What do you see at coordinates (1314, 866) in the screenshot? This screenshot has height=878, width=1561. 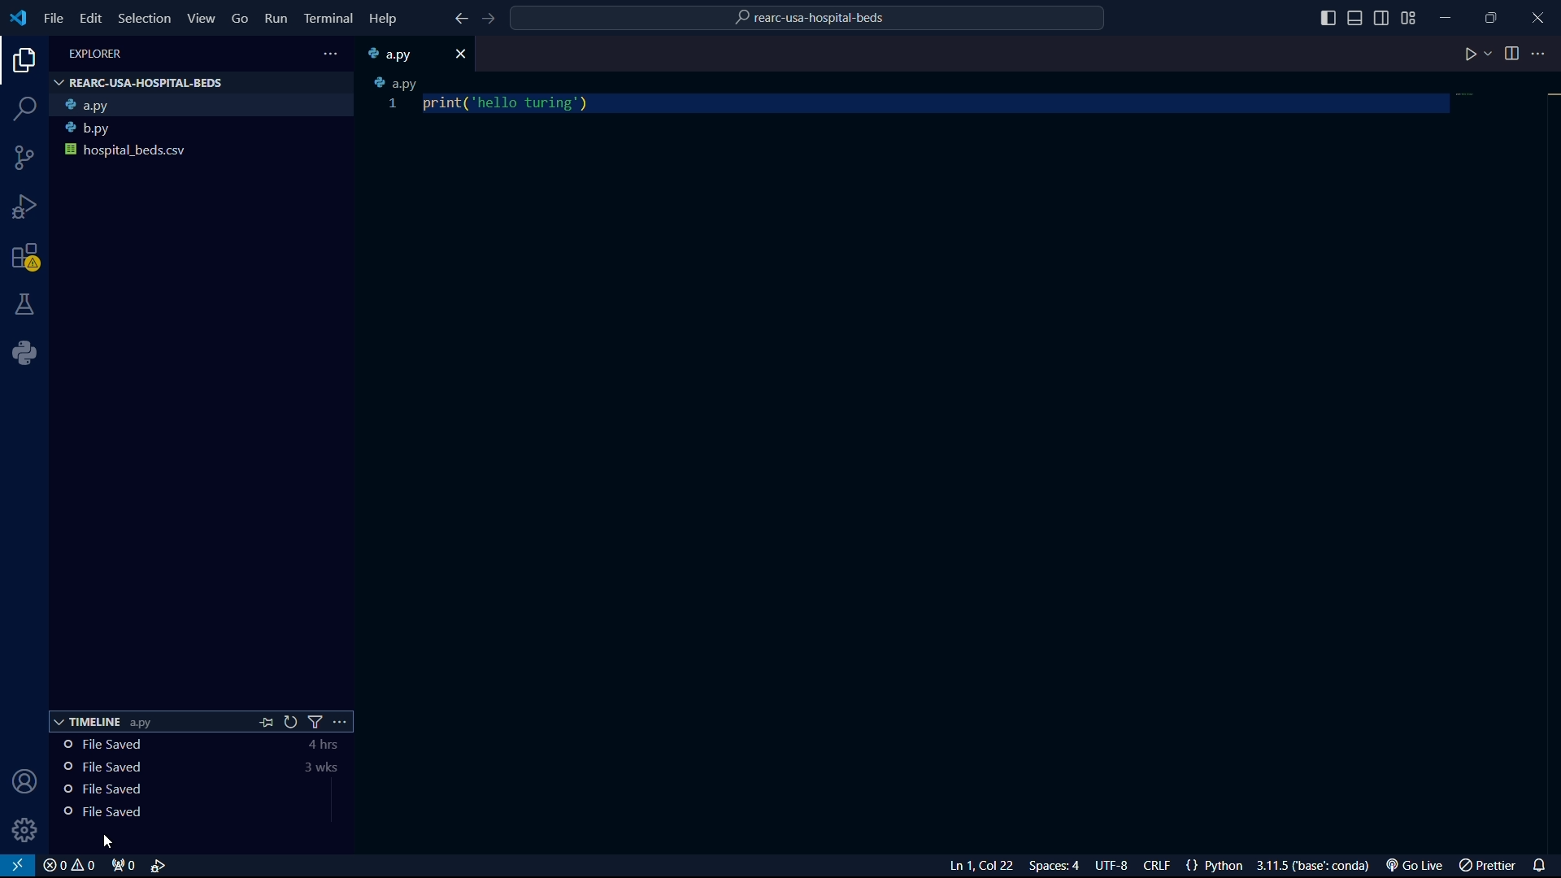 I see `interpreter` at bounding box center [1314, 866].